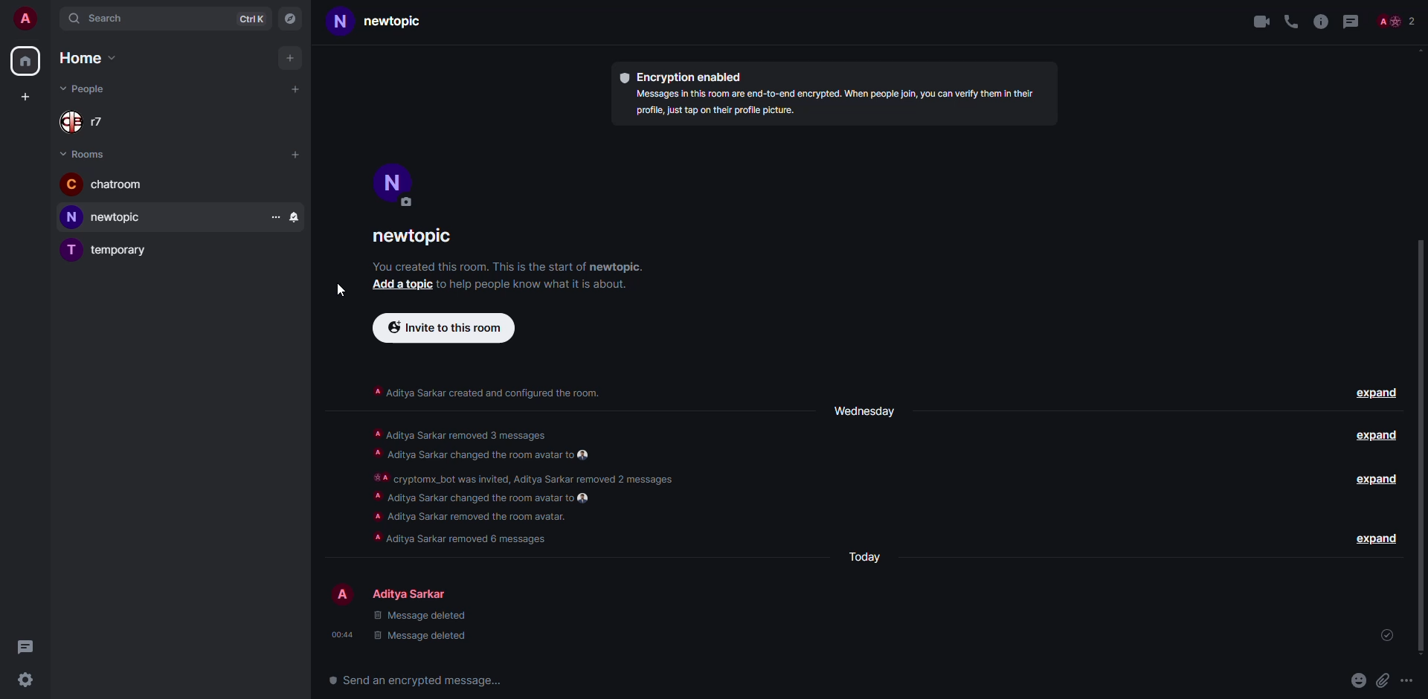 This screenshot has width=1428, height=699. What do you see at coordinates (24, 96) in the screenshot?
I see `add` at bounding box center [24, 96].